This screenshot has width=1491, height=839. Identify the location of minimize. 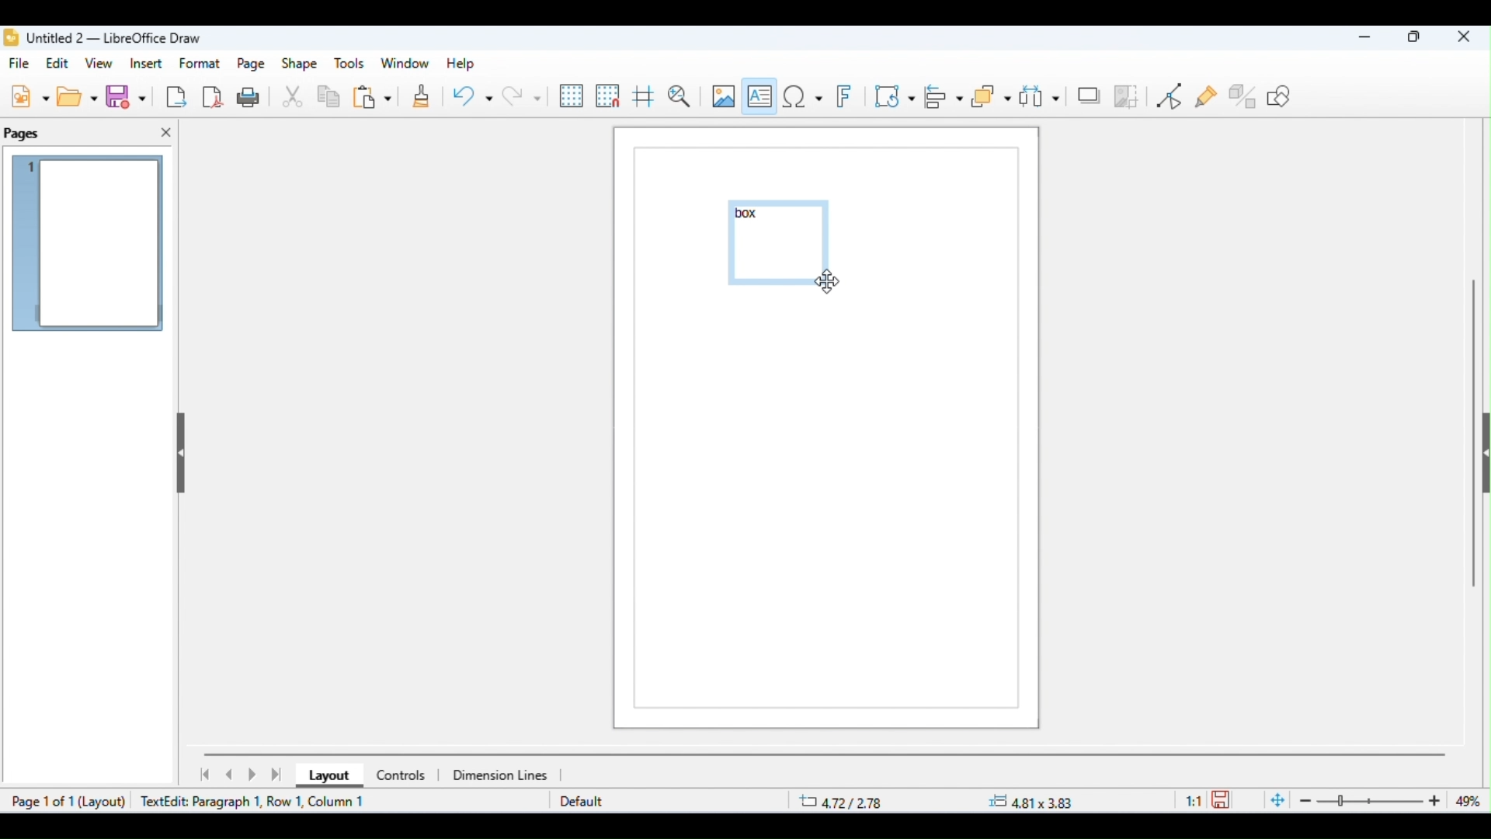
(1360, 40).